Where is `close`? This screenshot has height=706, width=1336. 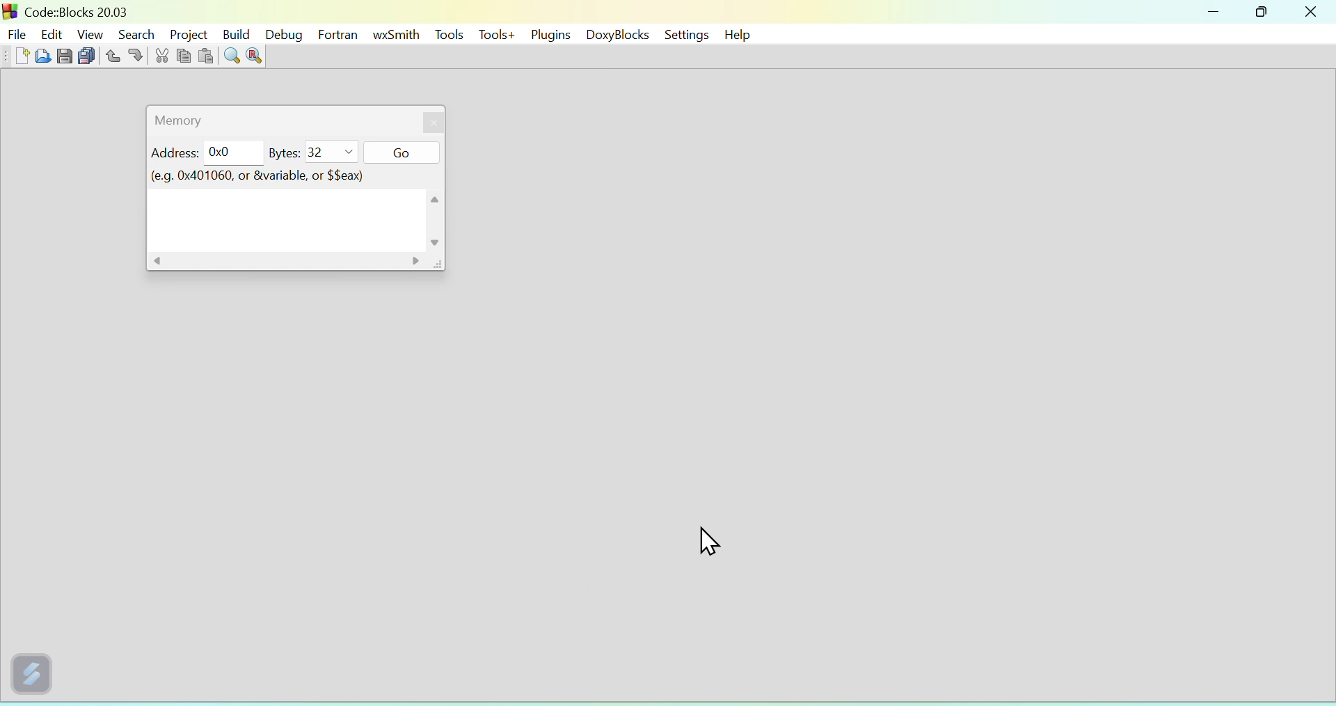 close is located at coordinates (1312, 11).